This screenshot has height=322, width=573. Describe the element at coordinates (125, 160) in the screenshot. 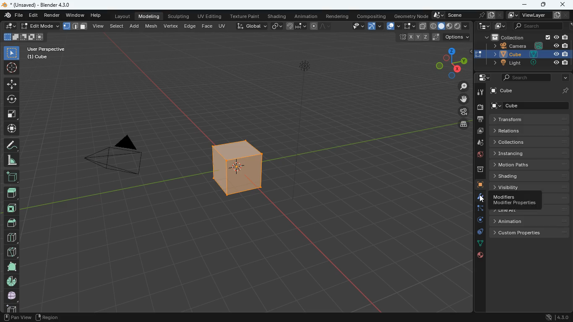

I see `camera` at that location.